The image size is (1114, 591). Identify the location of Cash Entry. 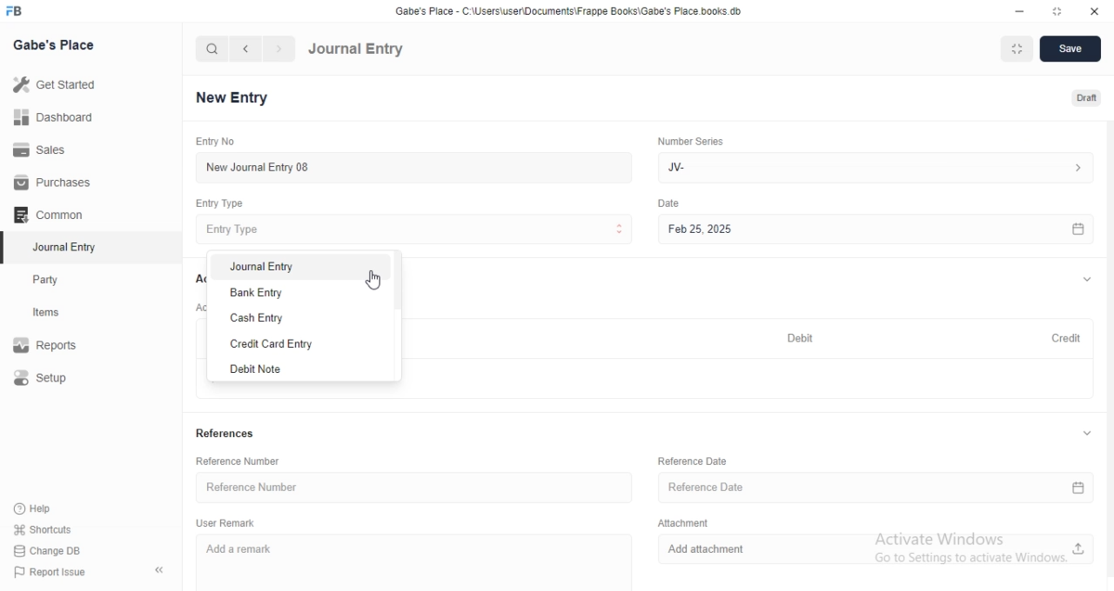
(299, 318).